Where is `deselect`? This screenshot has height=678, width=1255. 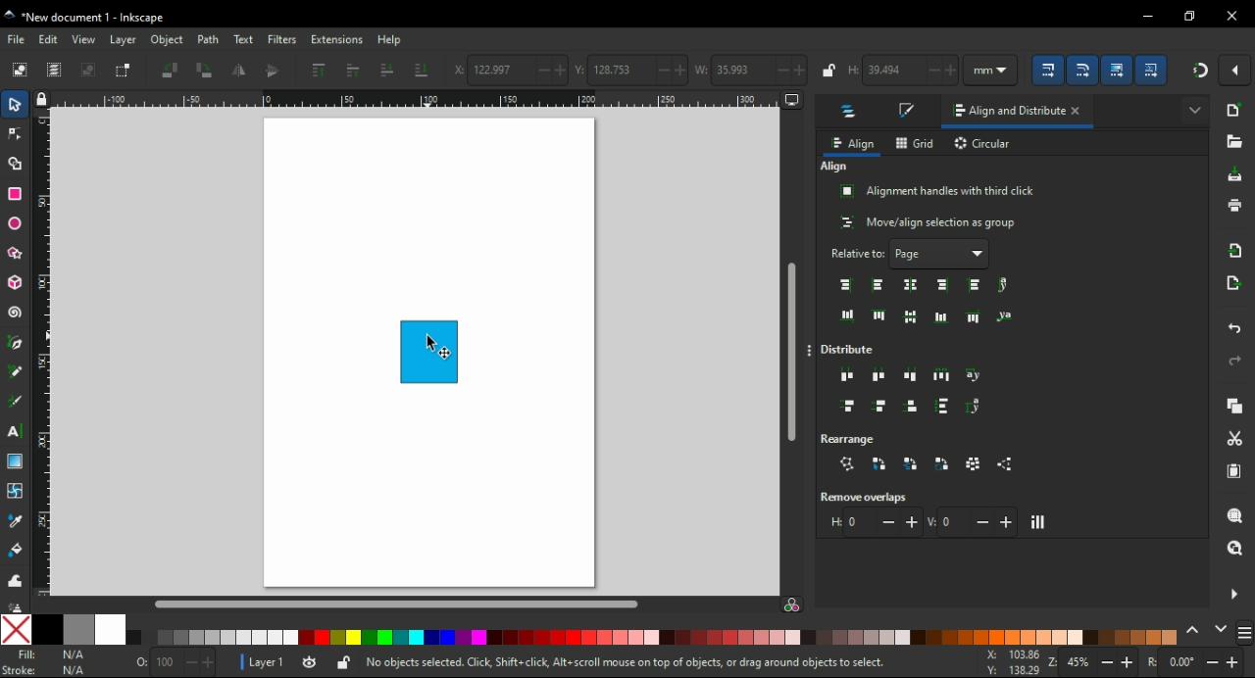
deselect is located at coordinates (89, 72).